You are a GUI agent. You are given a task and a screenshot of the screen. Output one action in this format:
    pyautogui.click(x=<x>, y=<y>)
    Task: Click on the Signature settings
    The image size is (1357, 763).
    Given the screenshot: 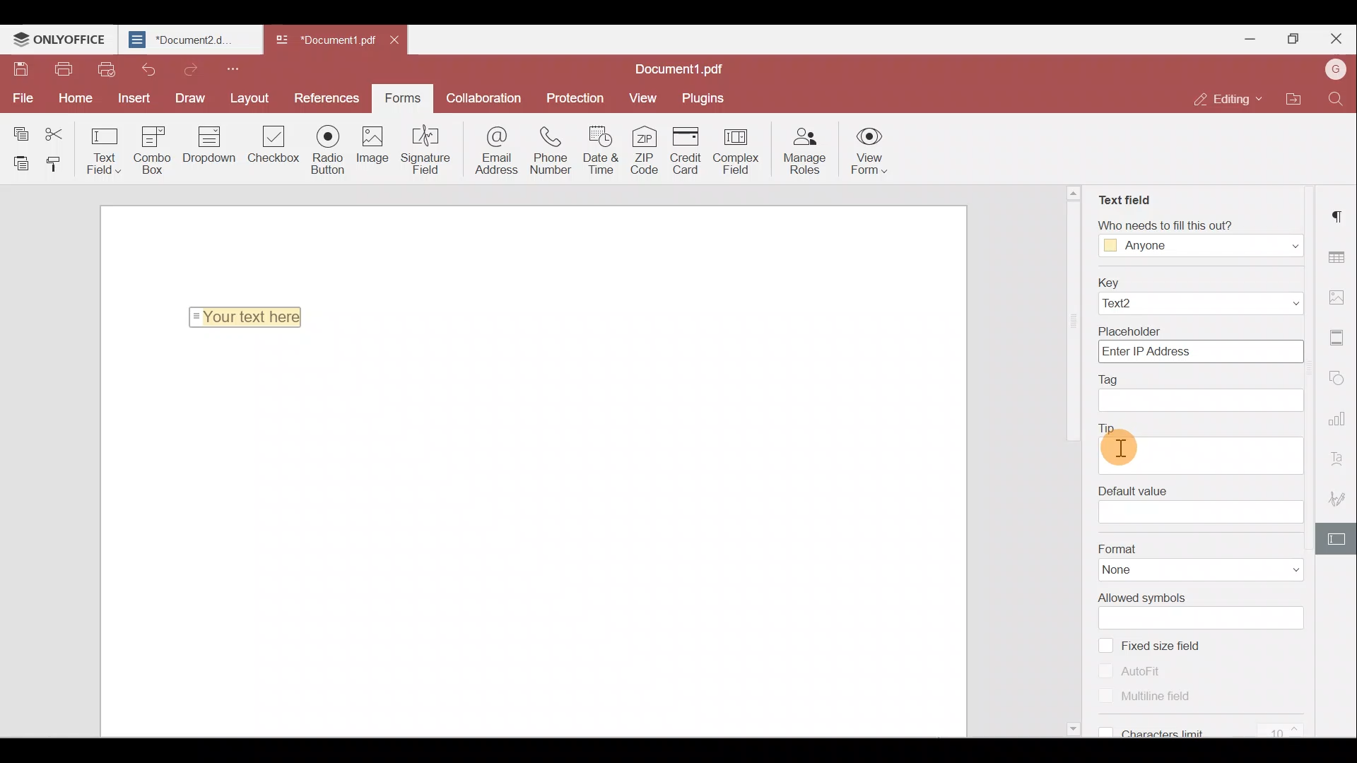 What is the action you would take?
    pyautogui.click(x=1340, y=496)
    